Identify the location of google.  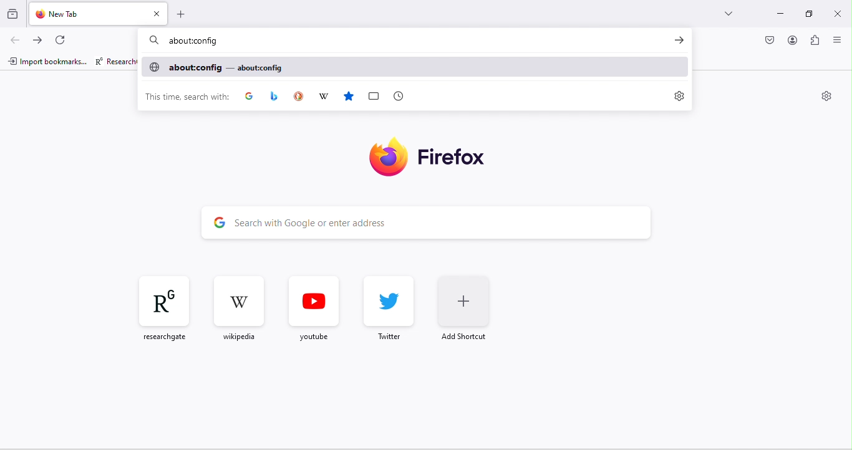
(249, 98).